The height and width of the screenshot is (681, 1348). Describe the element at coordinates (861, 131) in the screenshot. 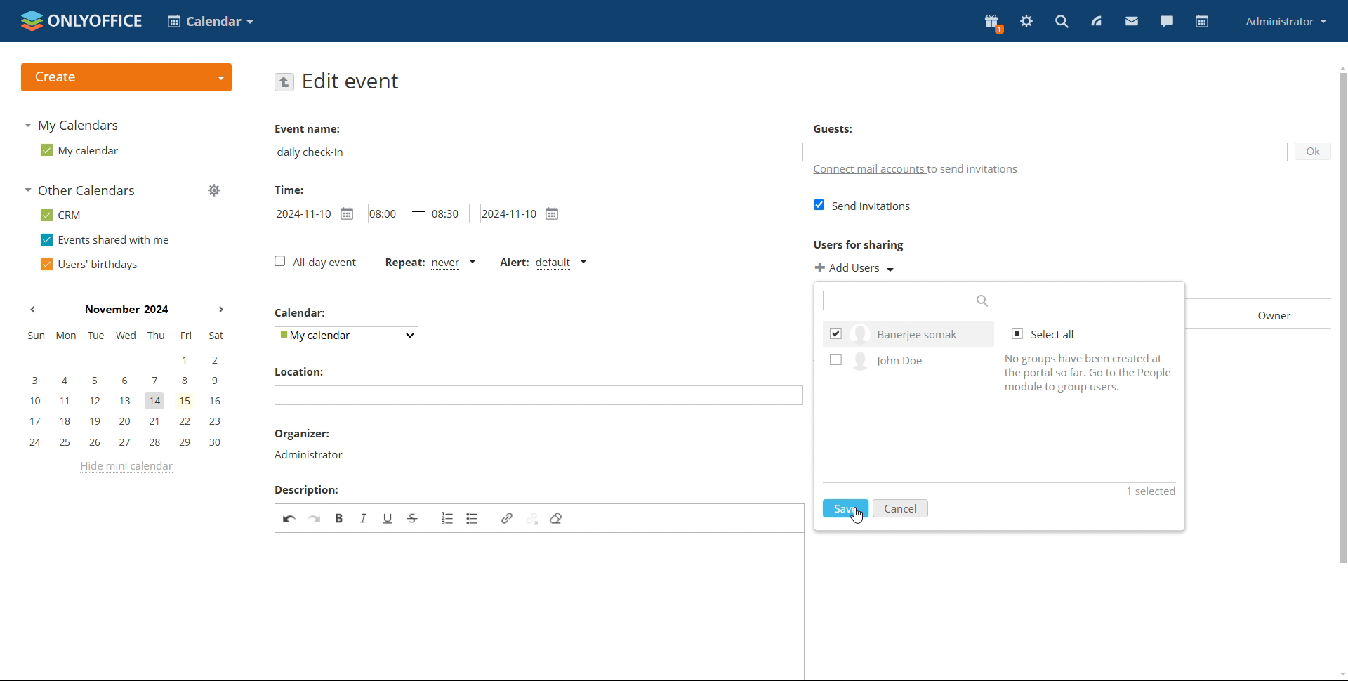

I see `guest:` at that location.